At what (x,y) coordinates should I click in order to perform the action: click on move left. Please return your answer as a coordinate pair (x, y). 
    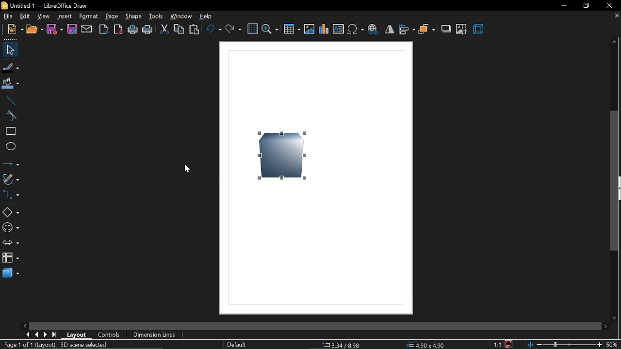
    Looking at the image, I should click on (25, 326).